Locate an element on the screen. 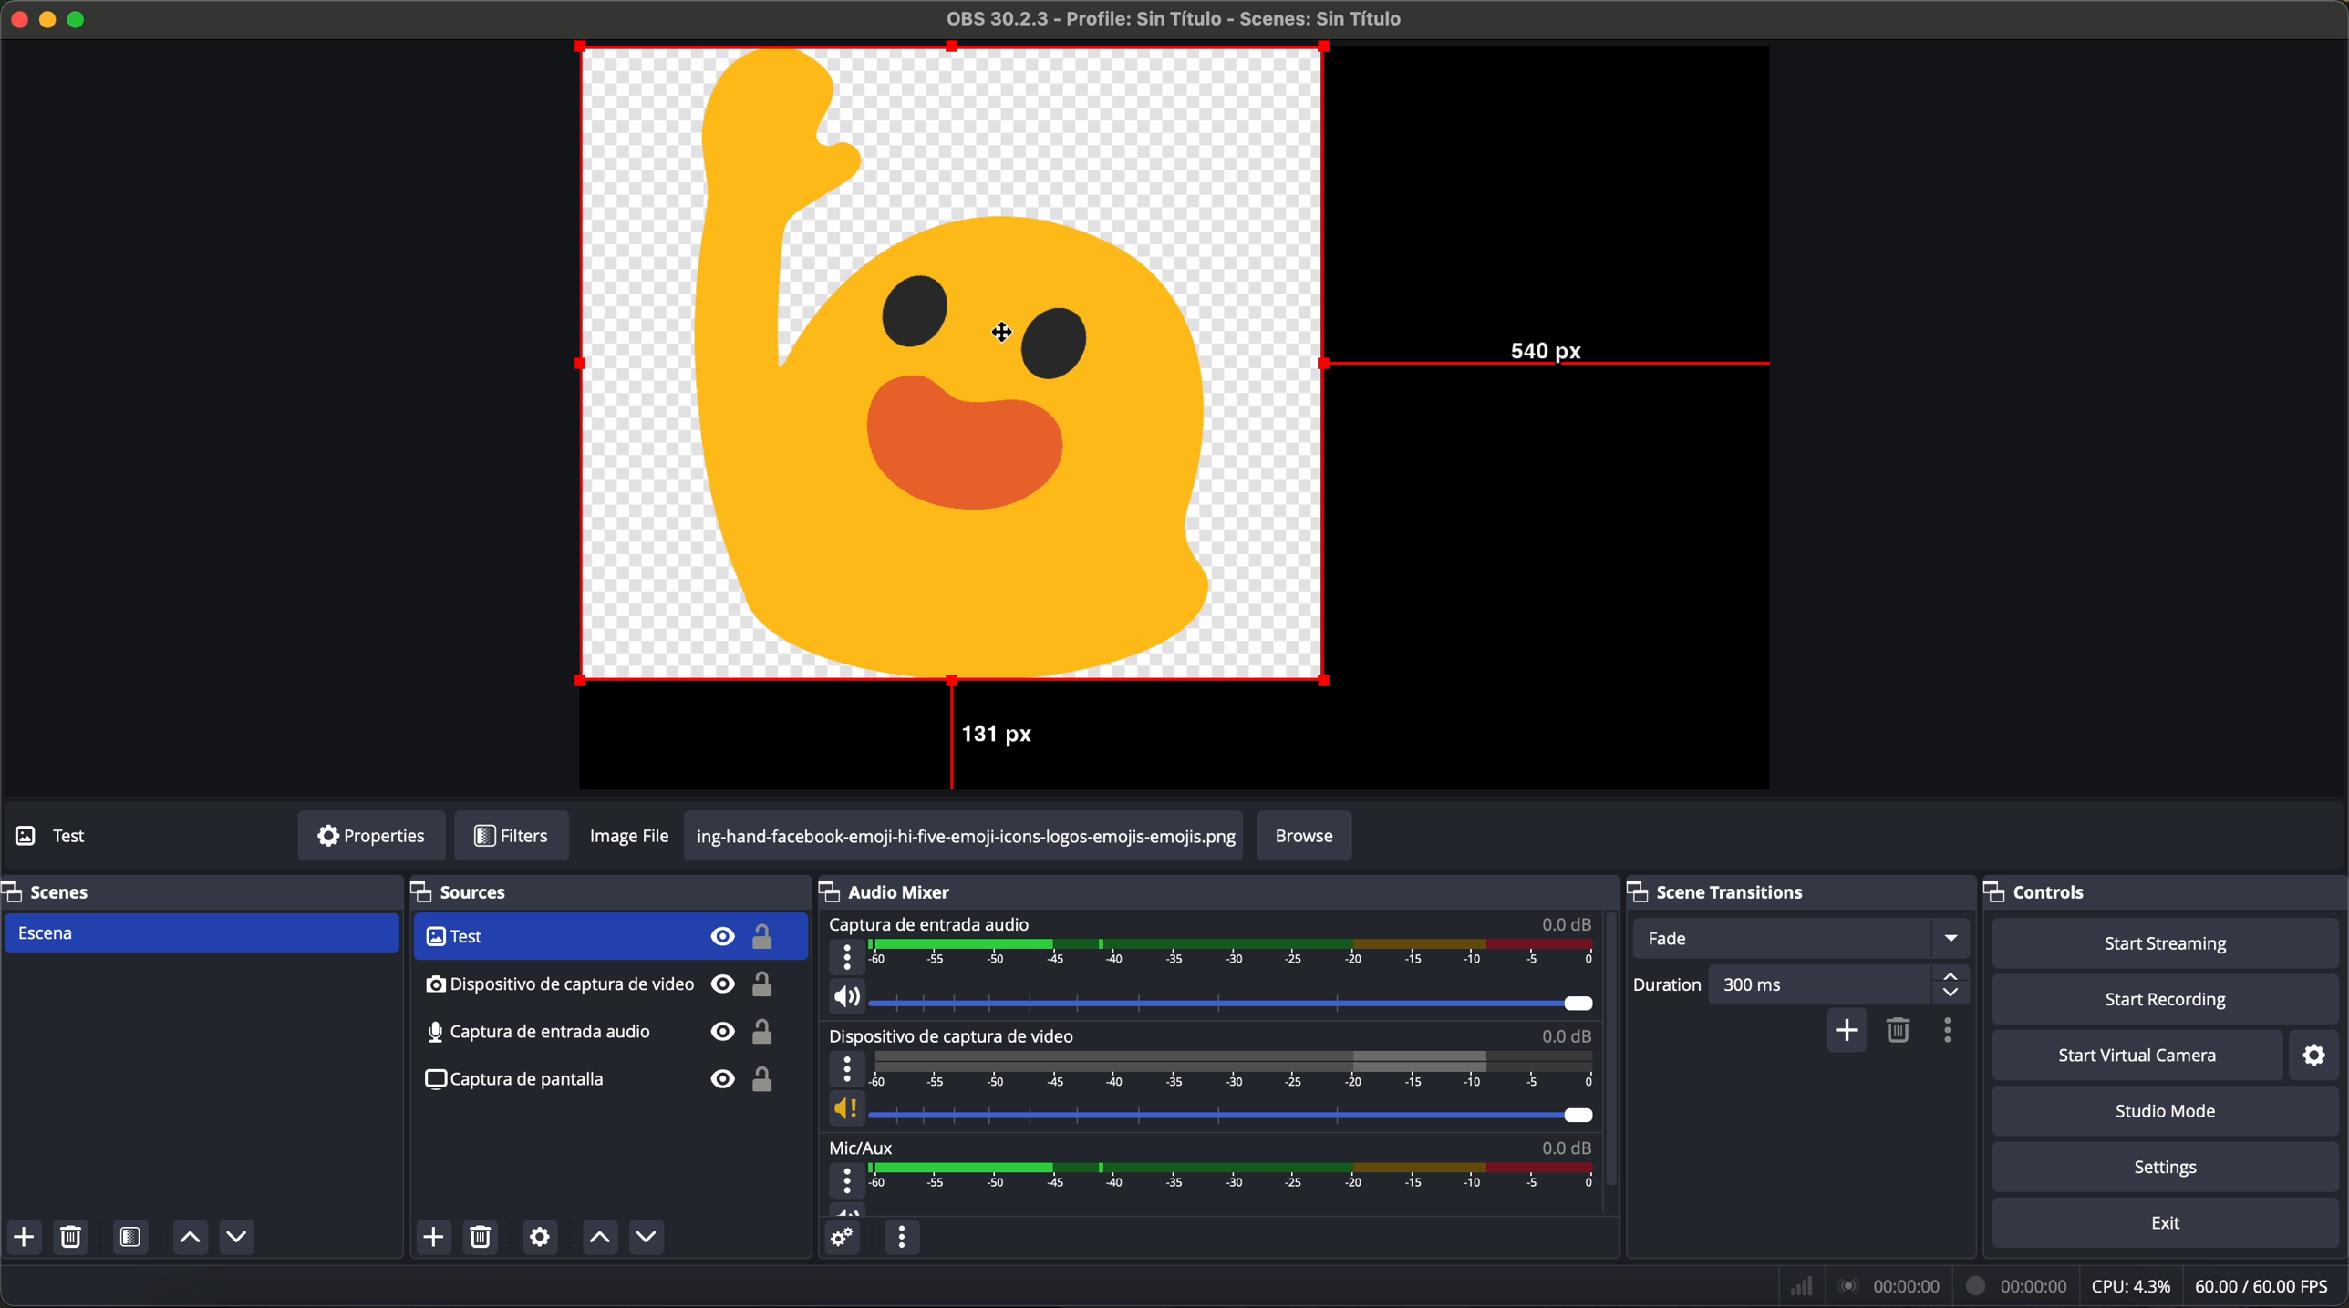  remove configurable transition is located at coordinates (1901, 1032).